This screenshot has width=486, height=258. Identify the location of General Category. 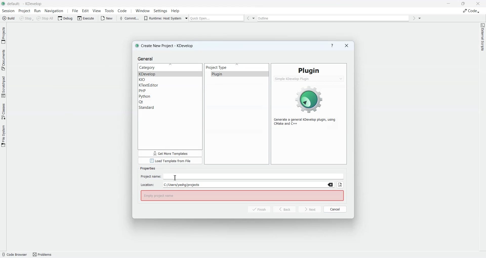
(170, 67).